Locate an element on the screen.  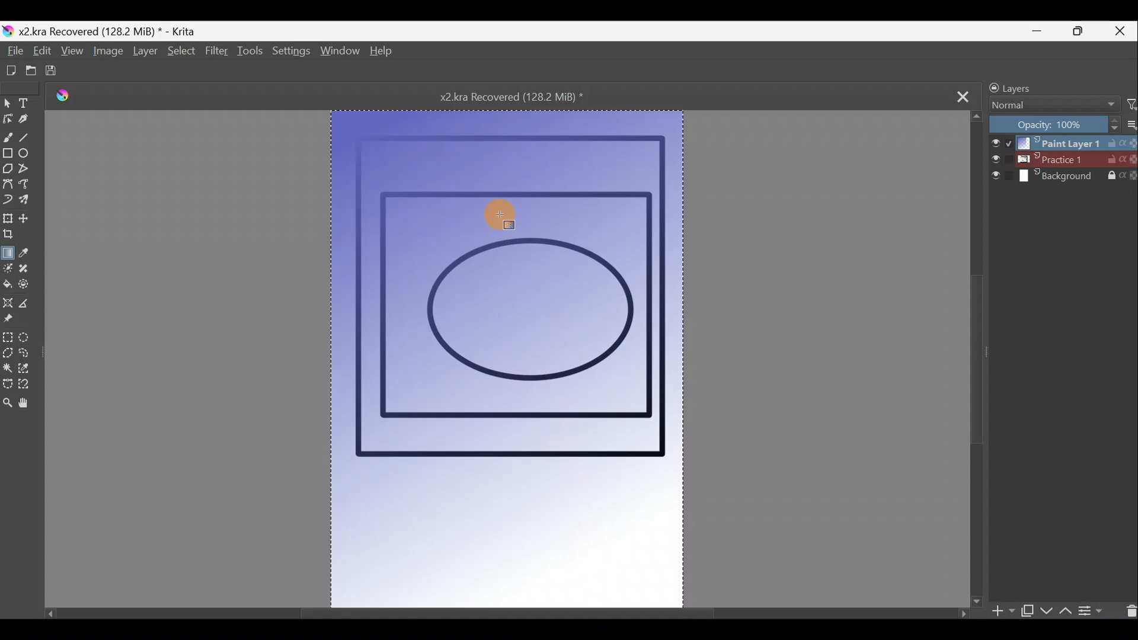
Calligraphy is located at coordinates (24, 123).